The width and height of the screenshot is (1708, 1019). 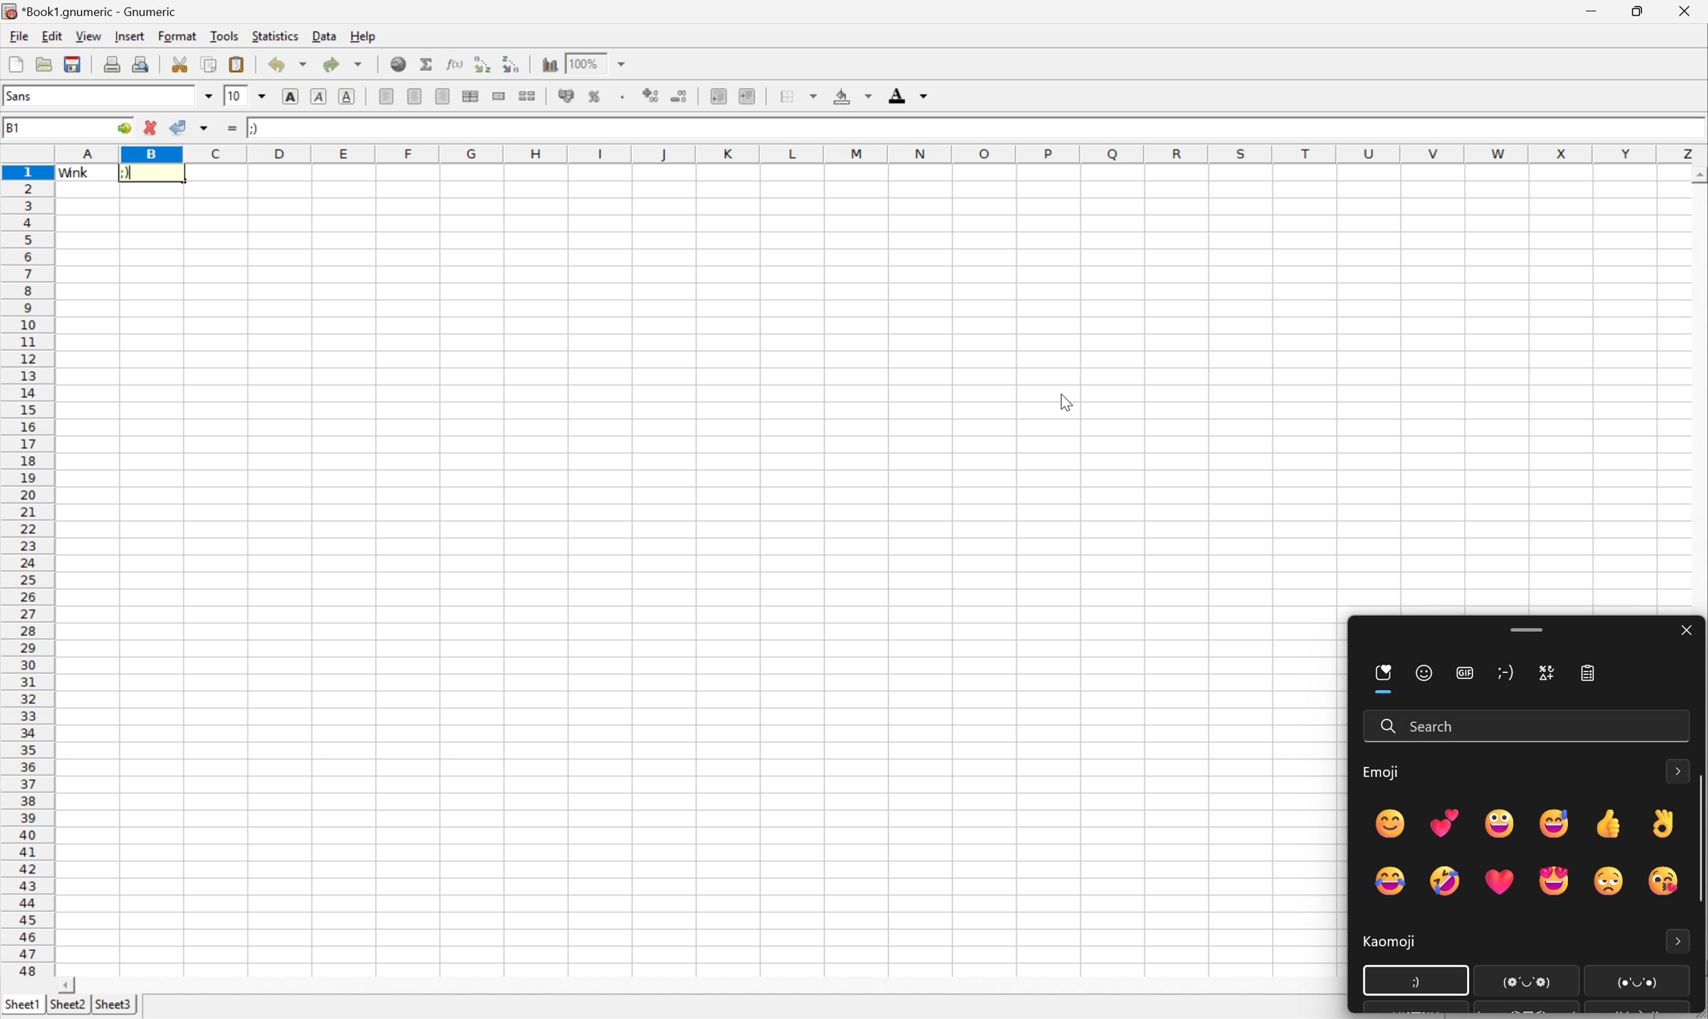 What do you see at coordinates (292, 95) in the screenshot?
I see `bold` at bounding box center [292, 95].